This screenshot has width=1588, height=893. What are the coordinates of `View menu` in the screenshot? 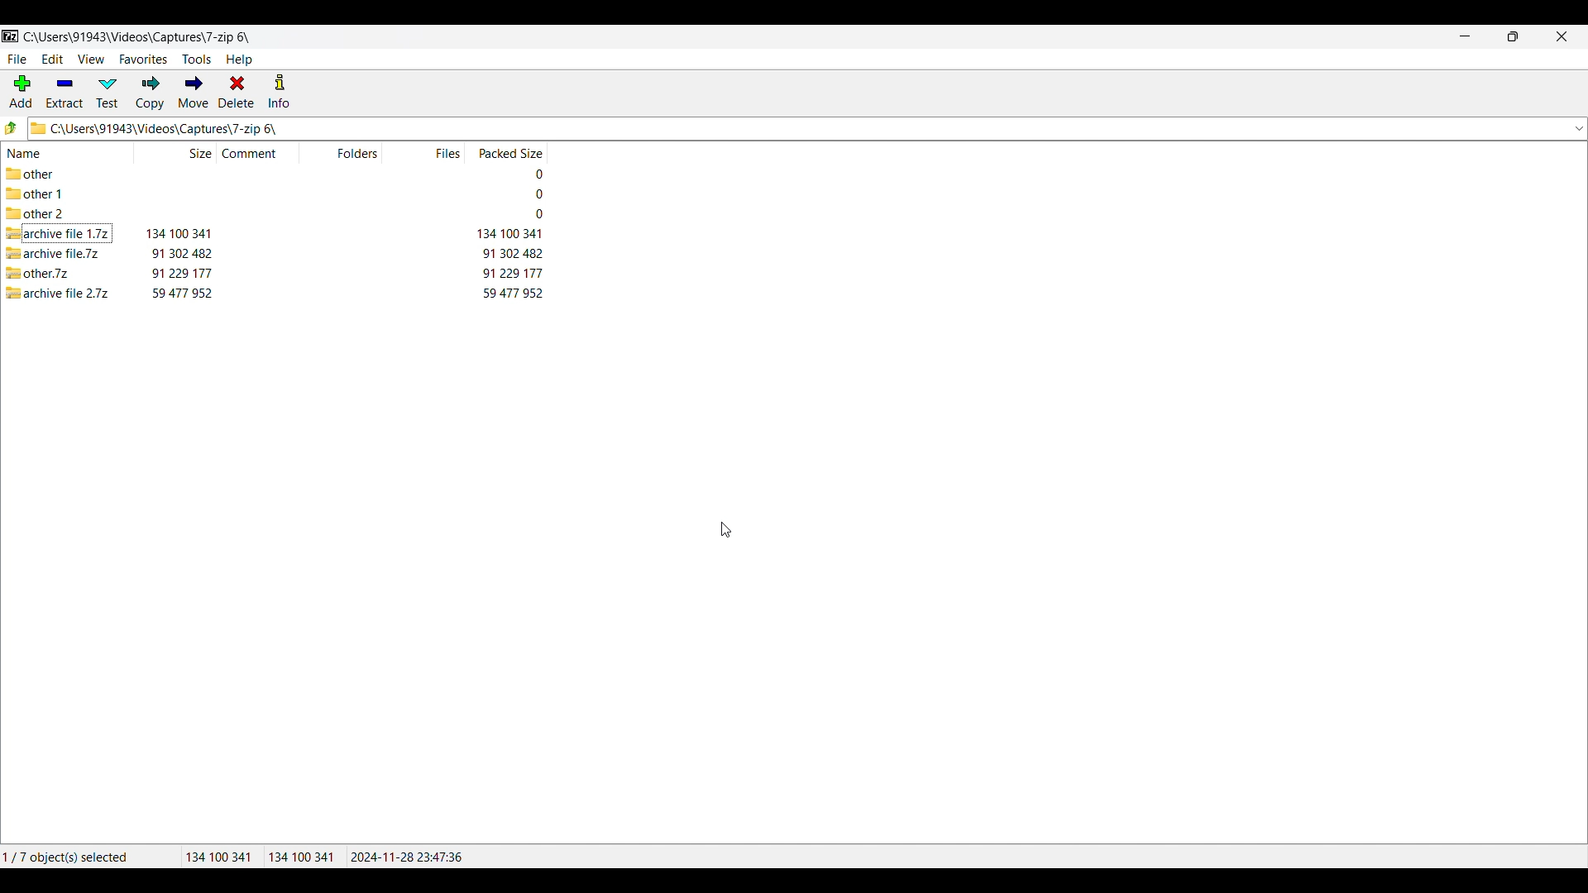 It's located at (92, 60).